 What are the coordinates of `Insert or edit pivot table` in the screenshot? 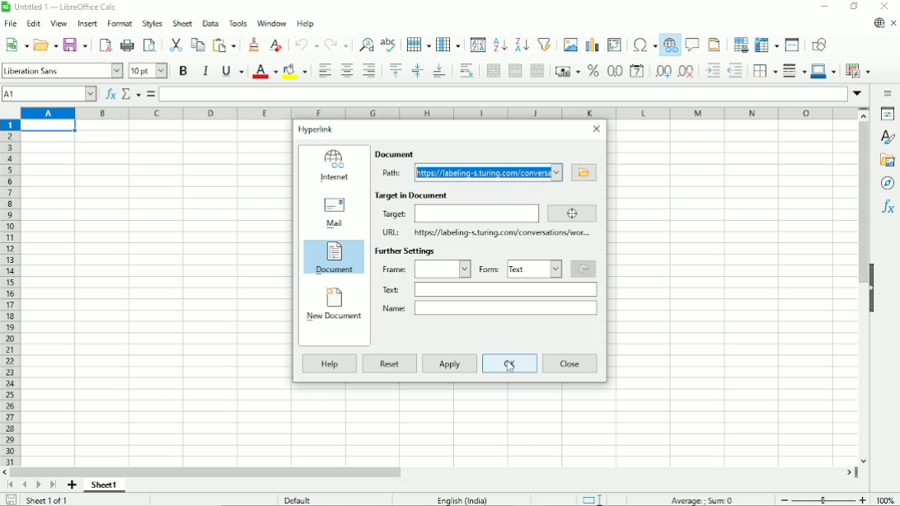 It's located at (614, 45).